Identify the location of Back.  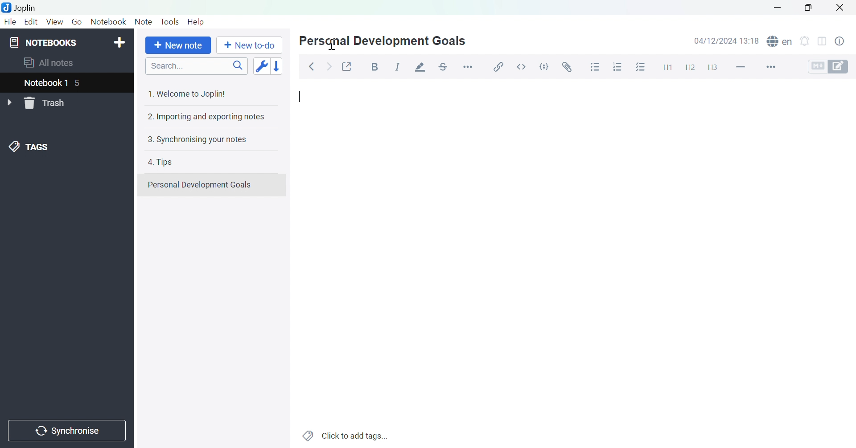
(312, 66).